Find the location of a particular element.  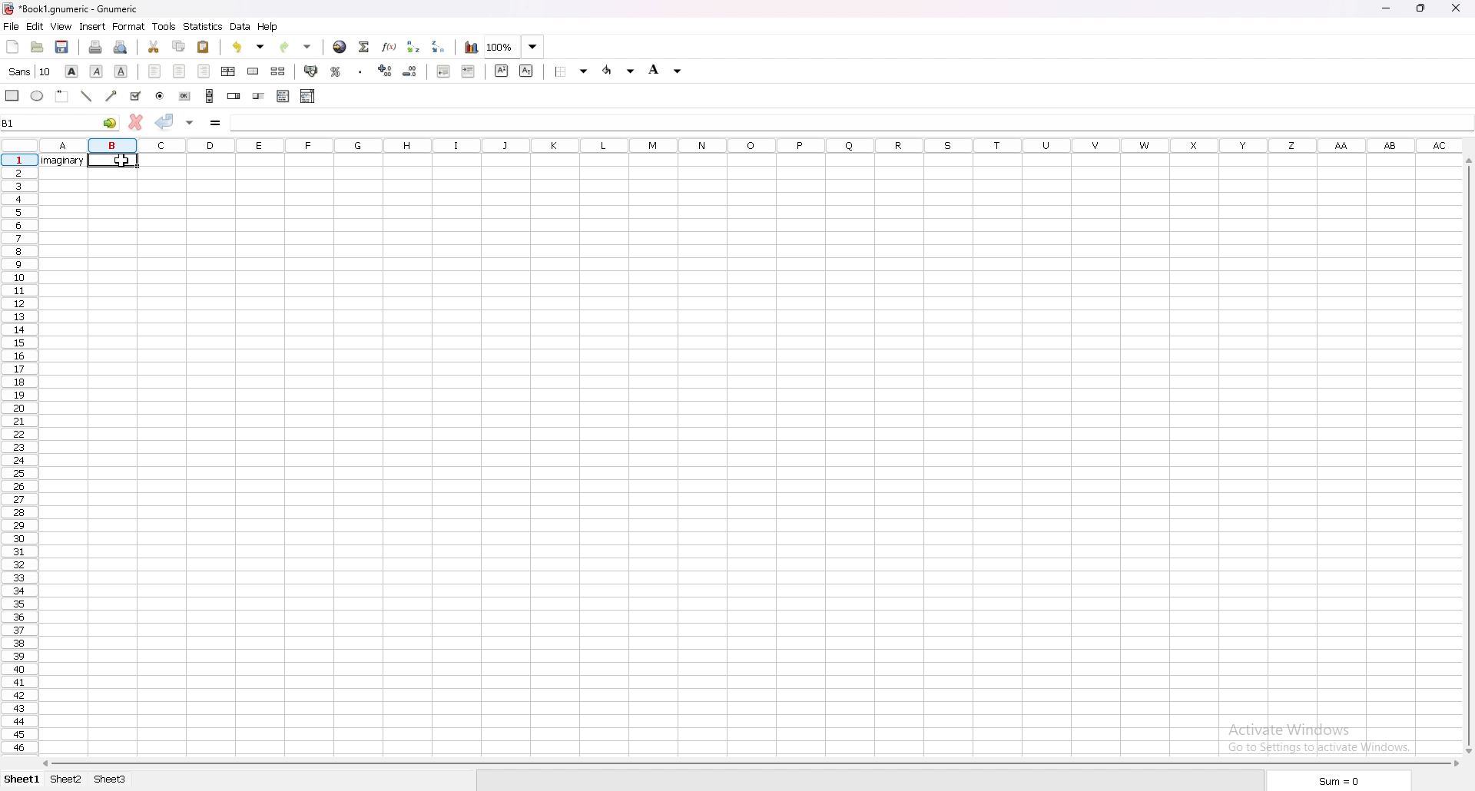

sort ascending is located at coordinates (413, 47).